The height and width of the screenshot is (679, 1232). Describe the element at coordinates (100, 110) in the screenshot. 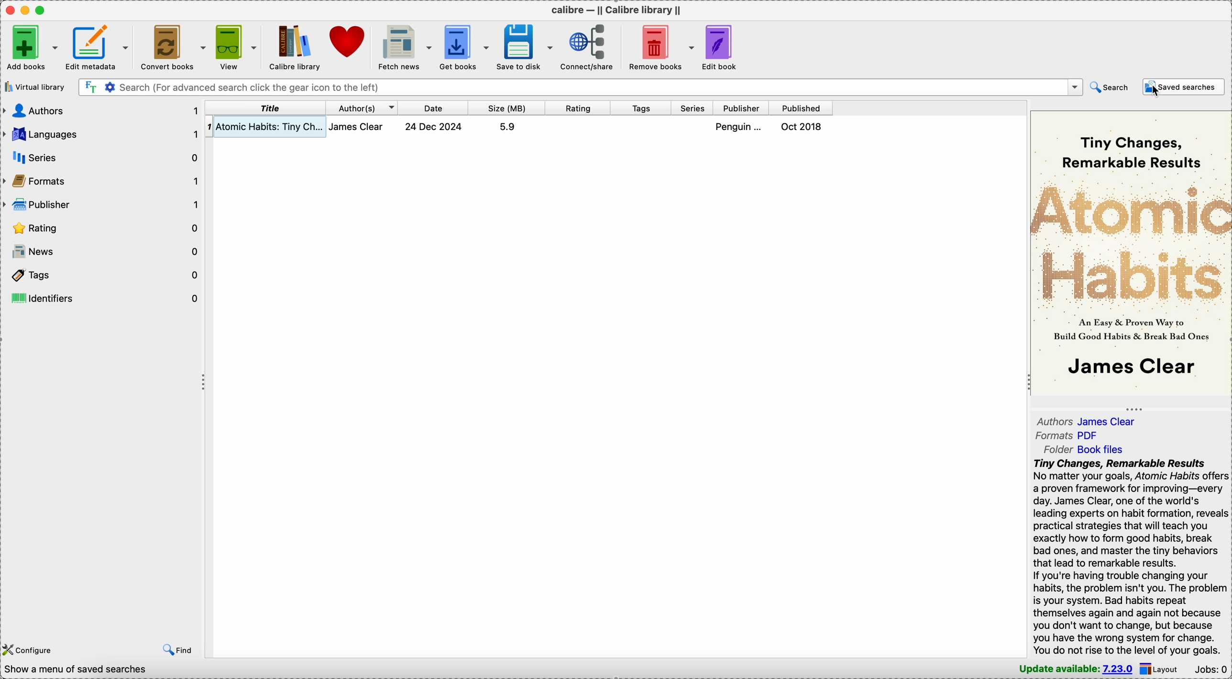

I see `authors` at that location.